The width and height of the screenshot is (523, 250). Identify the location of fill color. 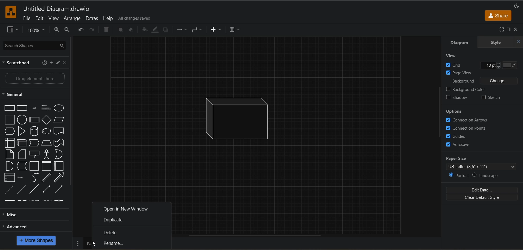
(145, 30).